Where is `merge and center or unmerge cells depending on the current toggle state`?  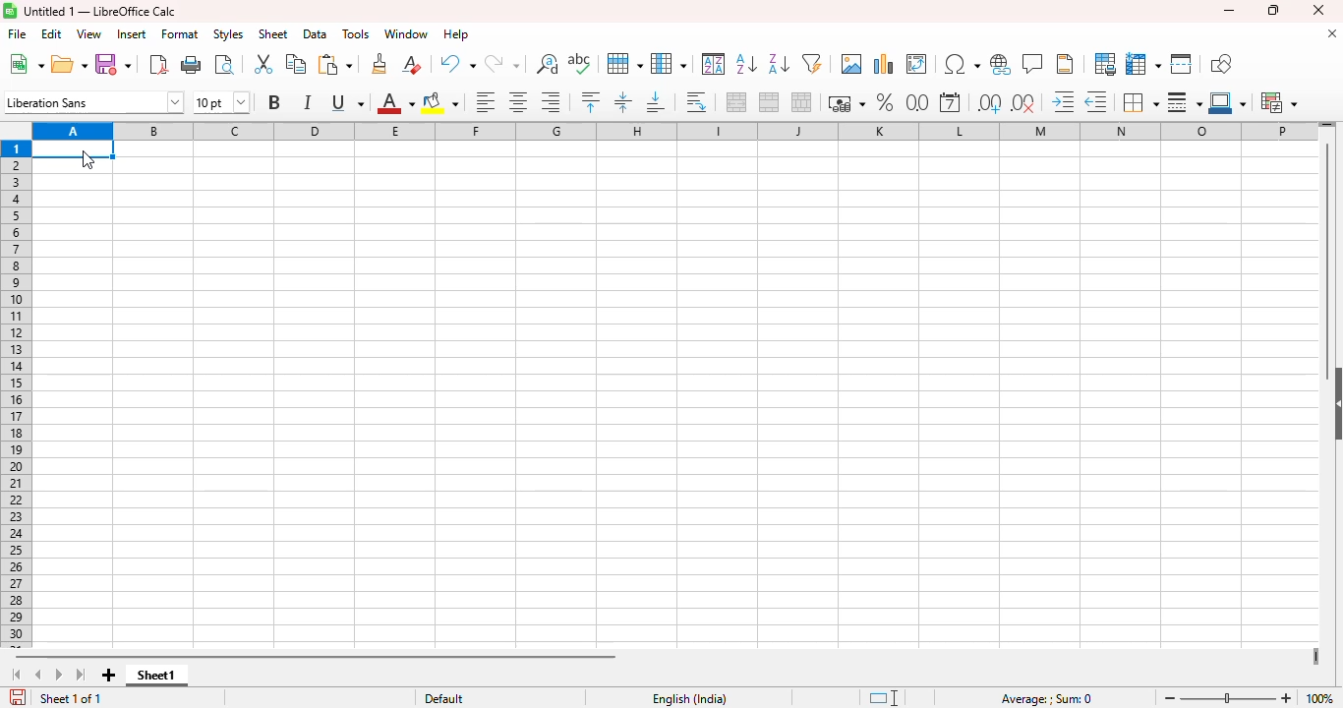
merge and center or unmerge cells depending on the current toggle state is located at coordinates (737, 101).